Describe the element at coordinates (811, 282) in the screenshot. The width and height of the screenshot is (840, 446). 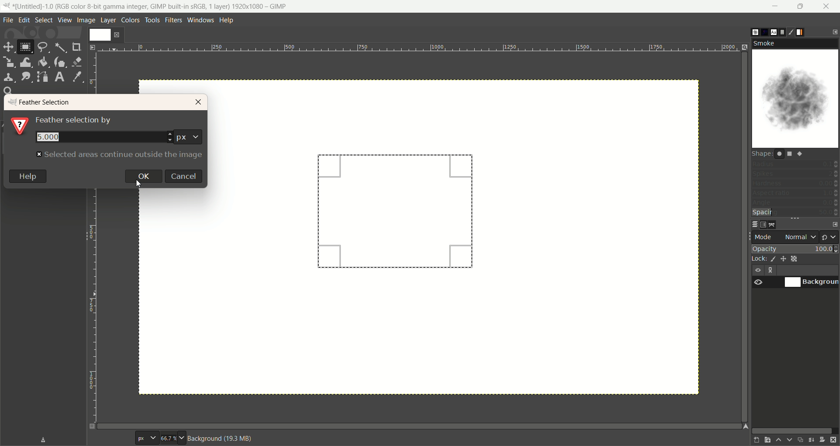
I see `background` at that location.